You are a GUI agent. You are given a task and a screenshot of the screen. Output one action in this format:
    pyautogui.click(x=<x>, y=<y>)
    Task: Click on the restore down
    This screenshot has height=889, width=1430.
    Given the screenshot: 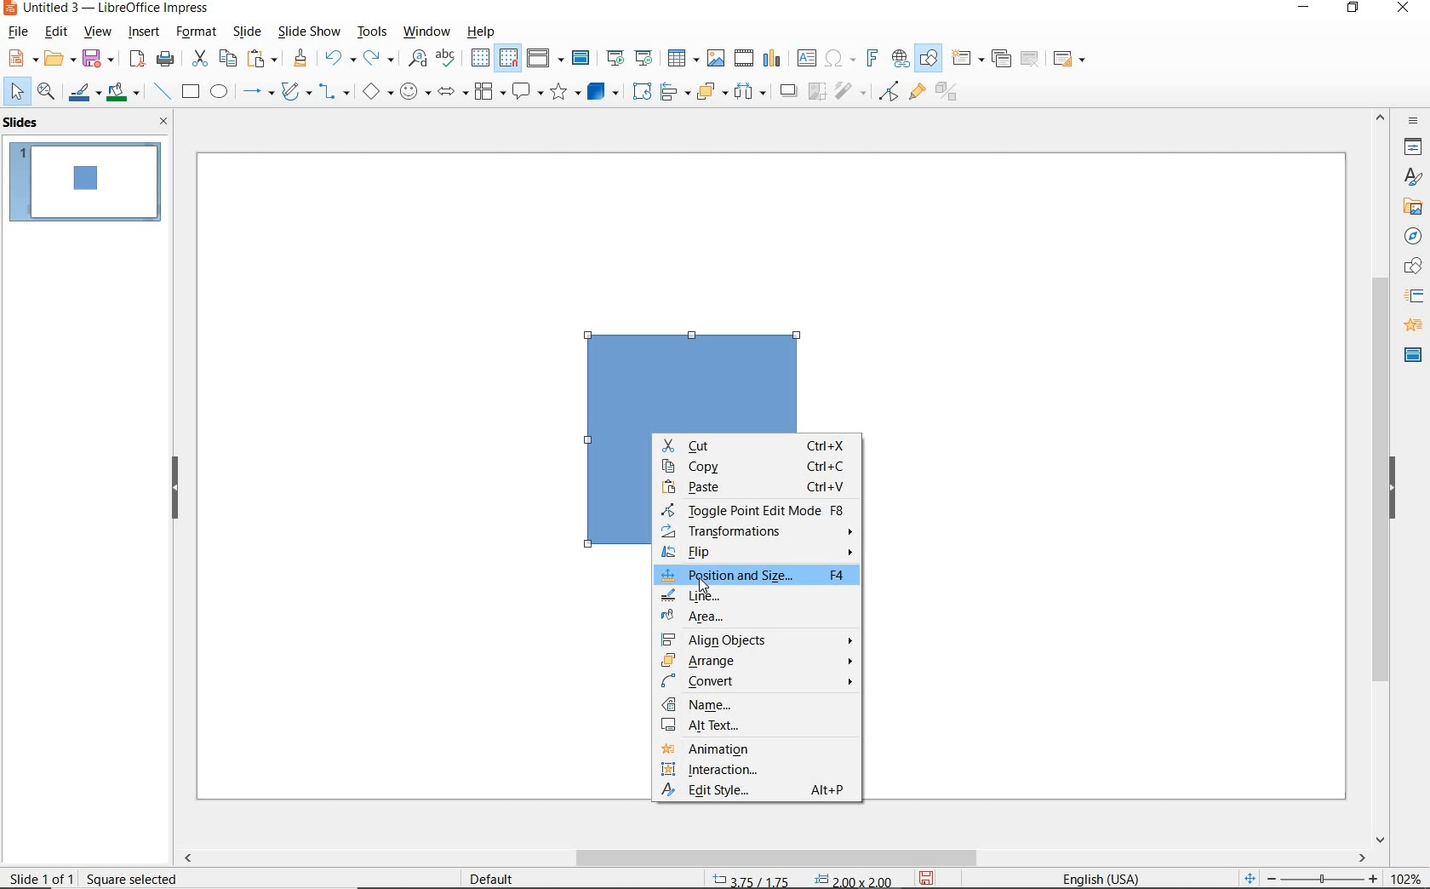 What is the action you would take?
    pyautogui.click(x=1355, y=10)
    